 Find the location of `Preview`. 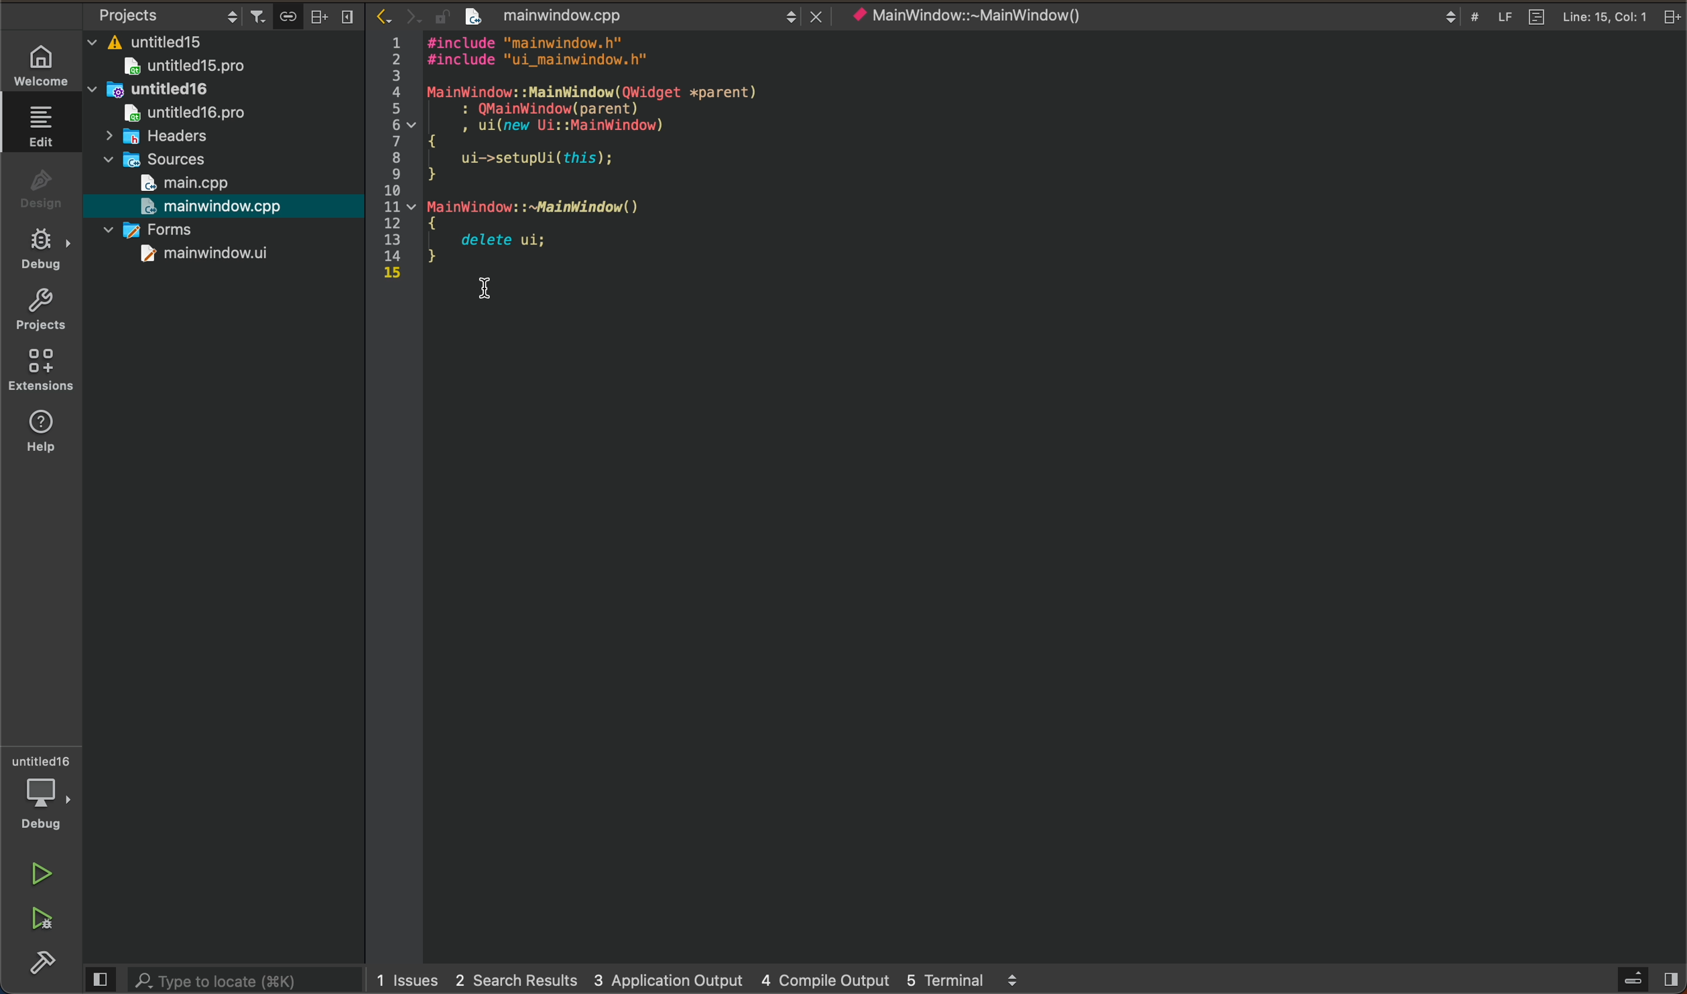

Preview is located at coordinates (98, 979).